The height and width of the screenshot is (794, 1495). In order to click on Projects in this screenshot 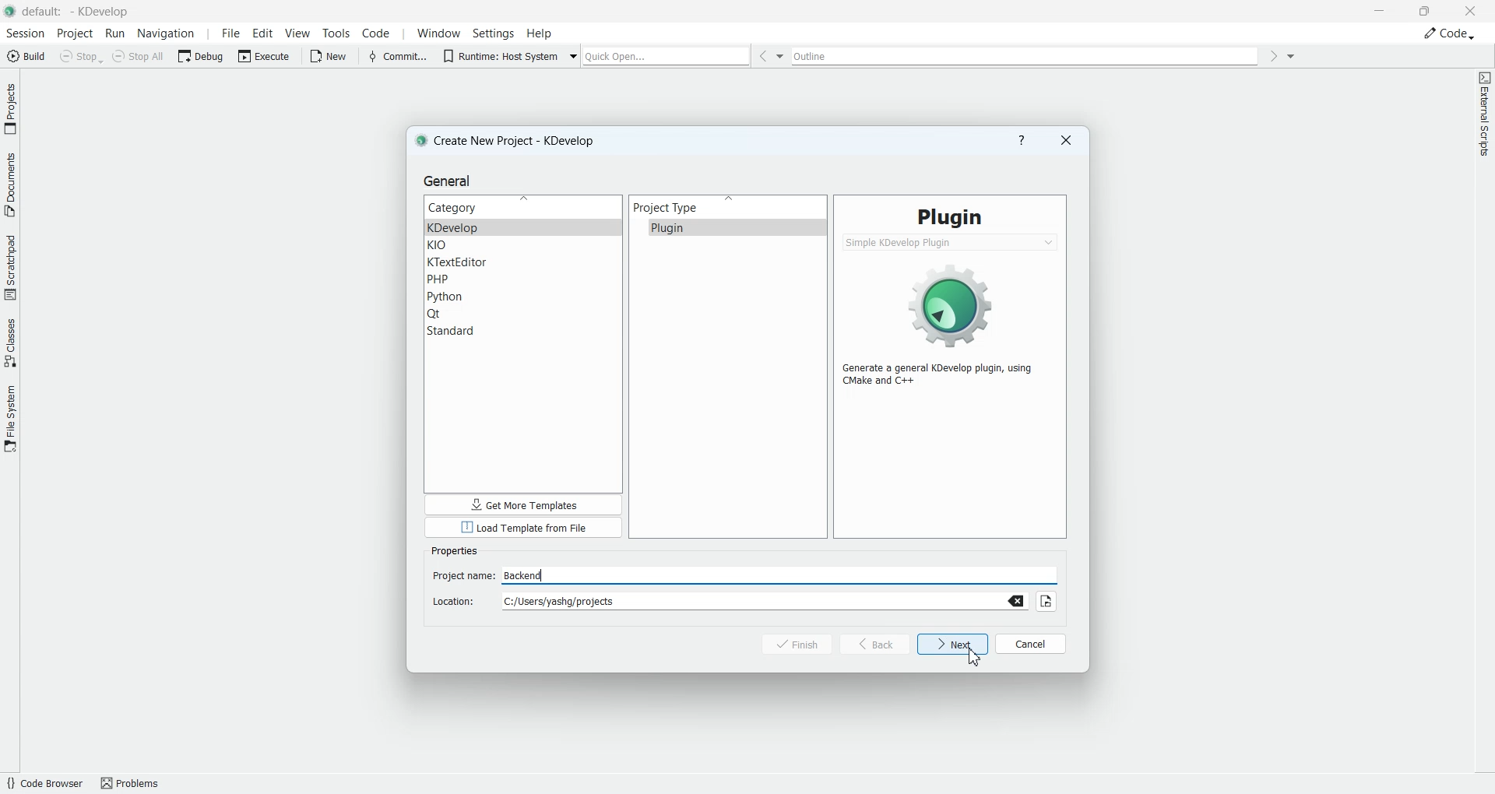, I will do `click(11, 108)`.